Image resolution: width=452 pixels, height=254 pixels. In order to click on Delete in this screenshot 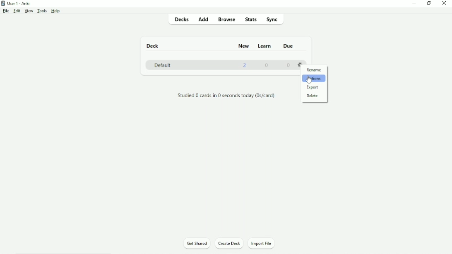, I will do `click(315, 96)`.